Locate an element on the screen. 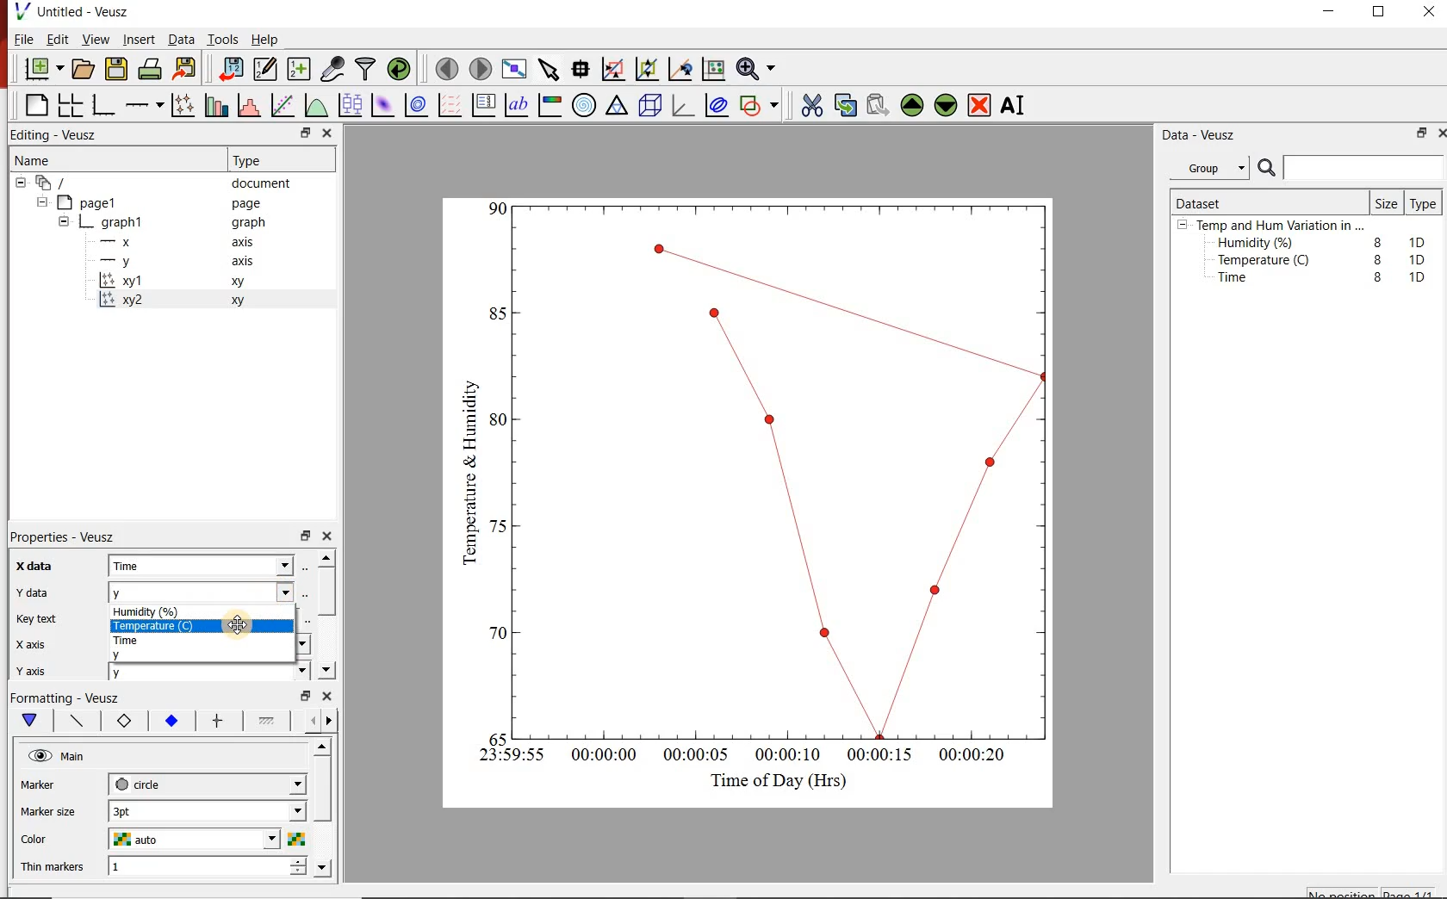 The image size is (1447, 899). View is located at coordinates (96, 40).